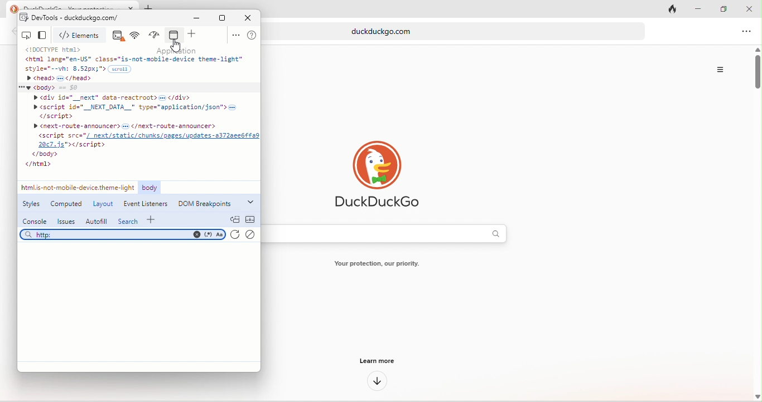 Image resolution: width=762 pixels, height=402 pixels. Describe the element at coordinates (234, 236) in the screenshot. I see `refresh` at that location.